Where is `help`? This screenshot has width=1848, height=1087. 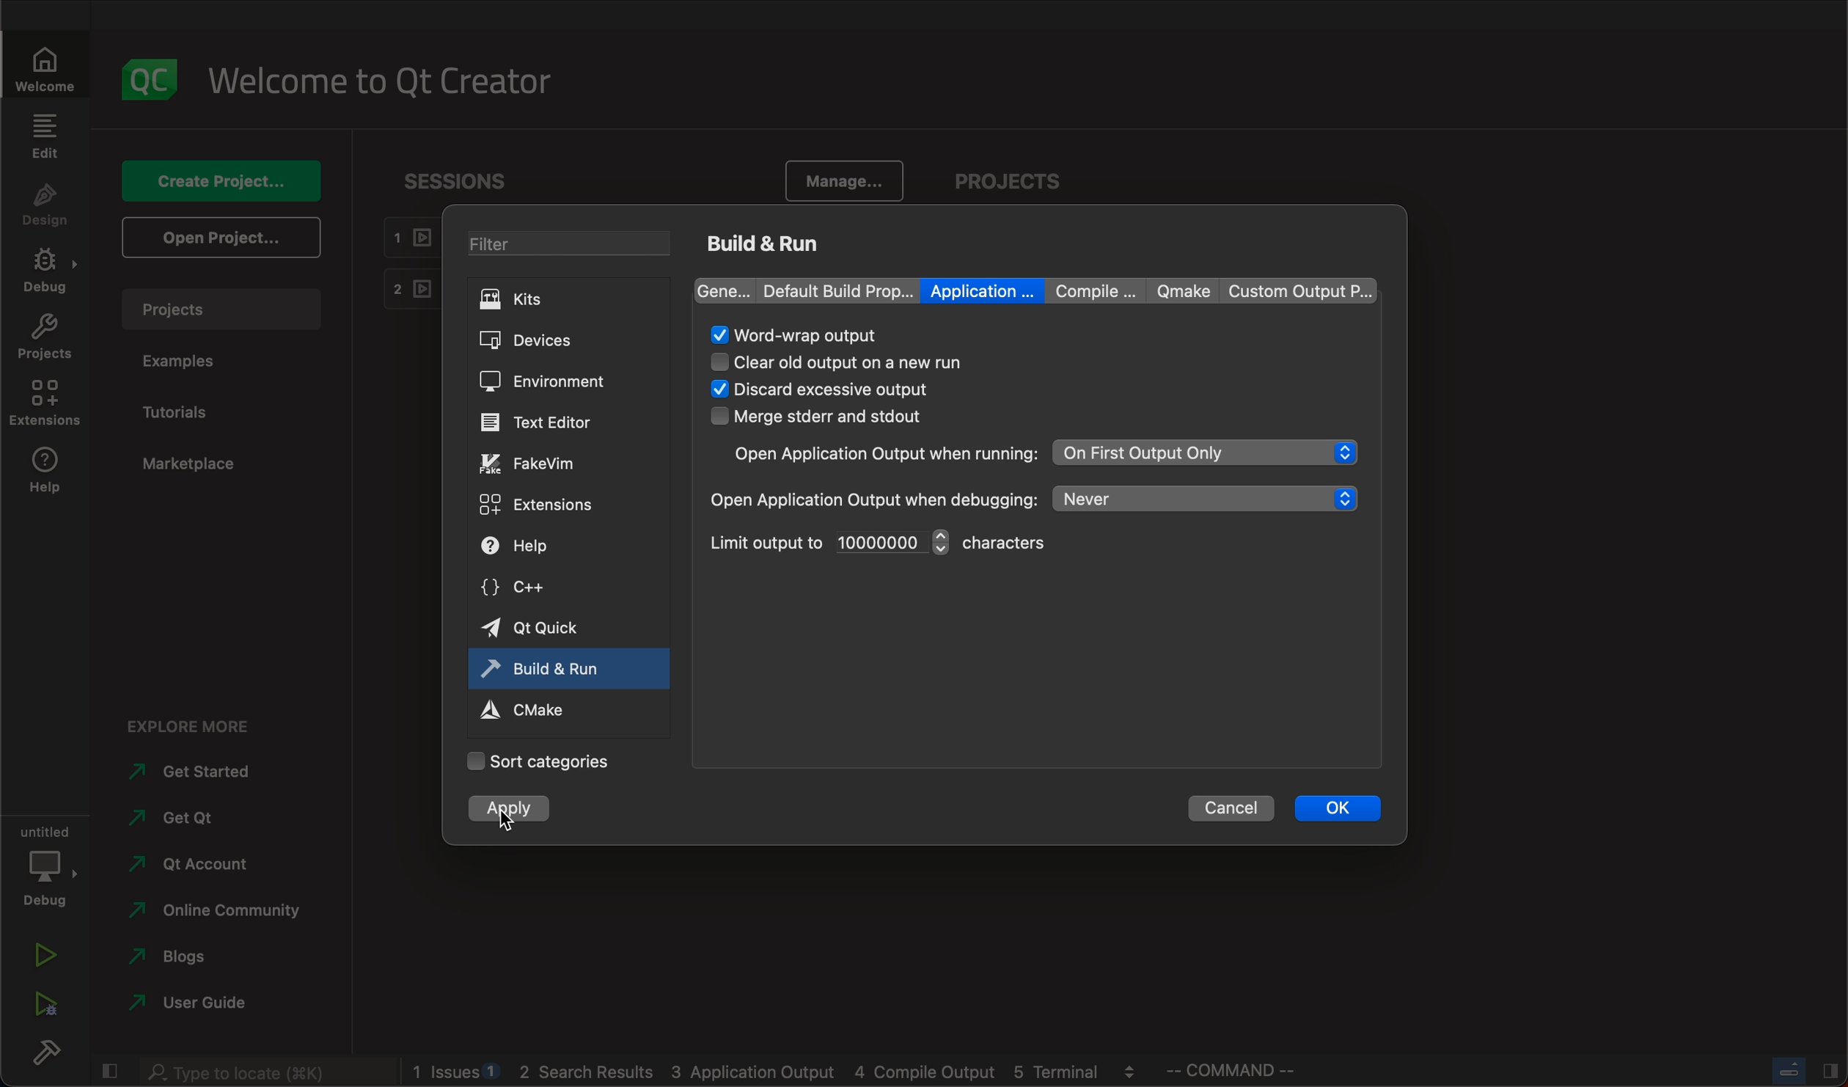 help is located at coordinates (39, 473).